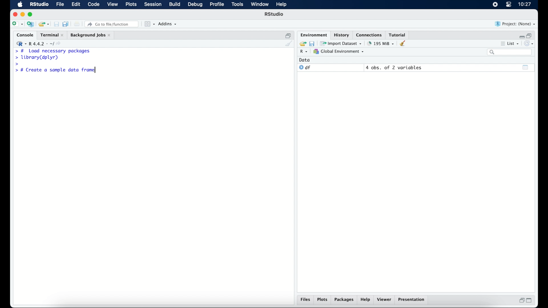  I want to click on tutorial, so click(398, 35).